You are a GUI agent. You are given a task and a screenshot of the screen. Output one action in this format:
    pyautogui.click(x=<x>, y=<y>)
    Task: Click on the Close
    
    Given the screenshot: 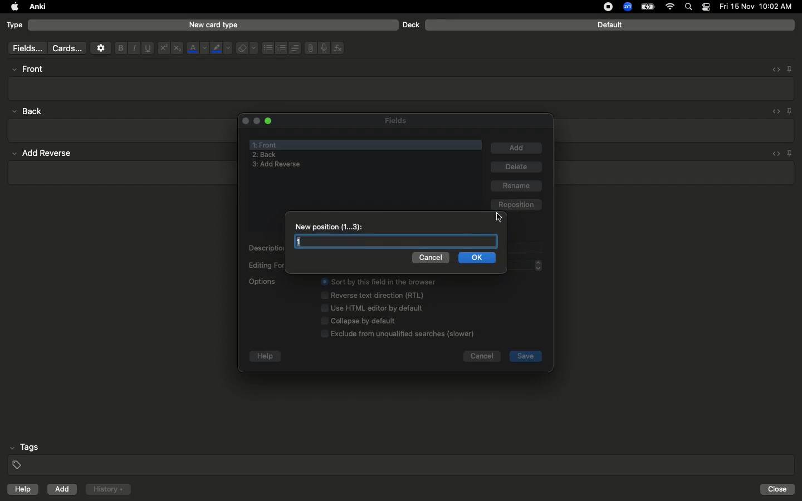 What is the action you would take?
    pyautogui.click(x=779, y=489)
    